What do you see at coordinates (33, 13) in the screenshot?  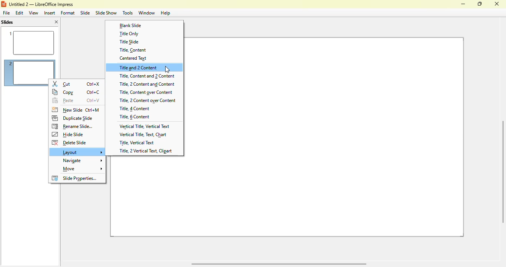 I see `view` at bounding box center [33, 13].